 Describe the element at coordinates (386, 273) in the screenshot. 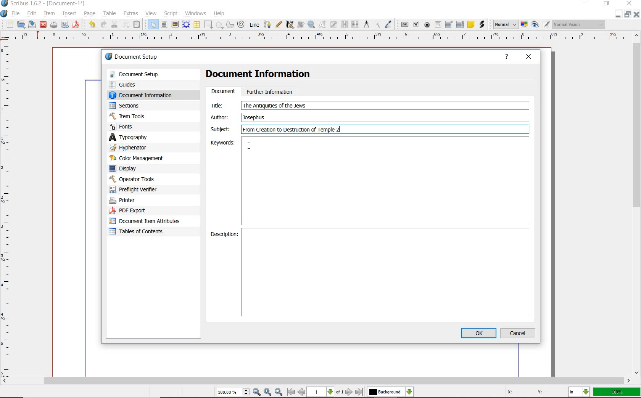

I see `Description` at that location.